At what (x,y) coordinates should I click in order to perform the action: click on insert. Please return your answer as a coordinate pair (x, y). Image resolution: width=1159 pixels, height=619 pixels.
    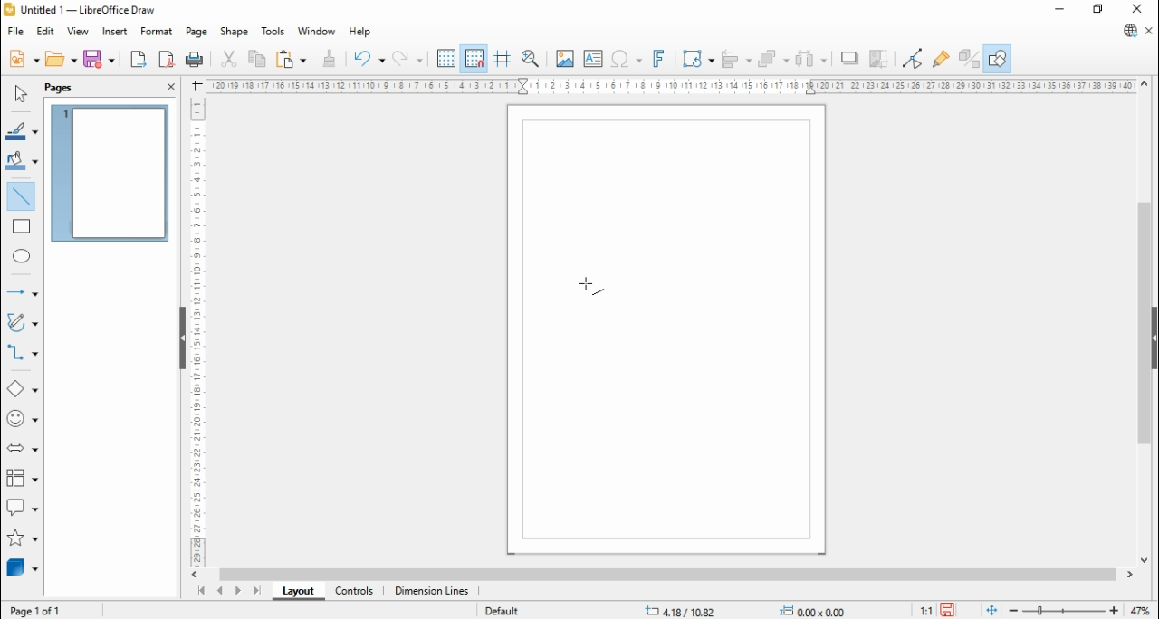
    Looking at the image, I should click on (114, 32).